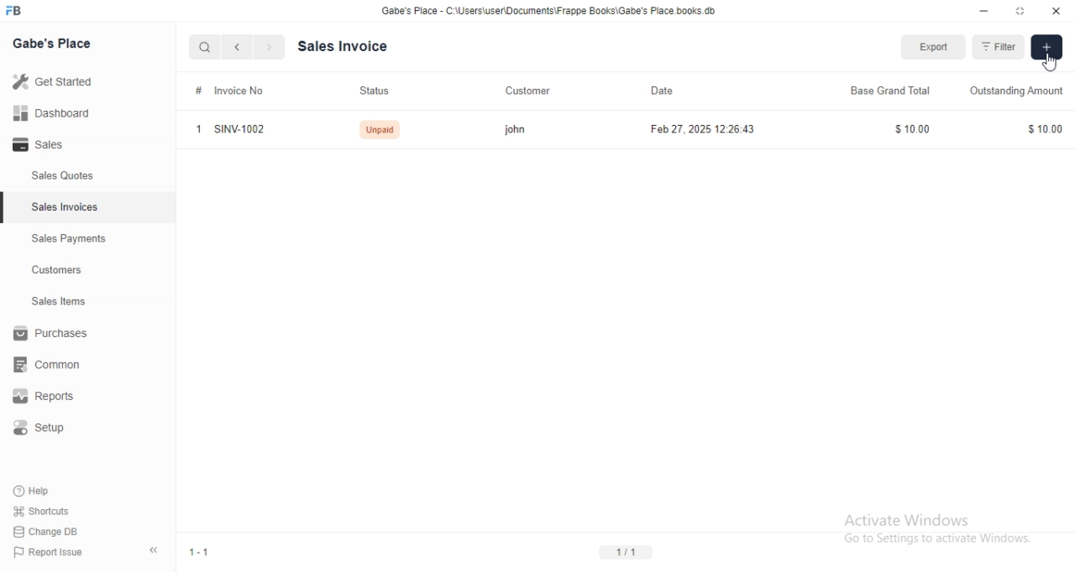  I want to click on ‘Outstanding Amount, so click(1011, 89).